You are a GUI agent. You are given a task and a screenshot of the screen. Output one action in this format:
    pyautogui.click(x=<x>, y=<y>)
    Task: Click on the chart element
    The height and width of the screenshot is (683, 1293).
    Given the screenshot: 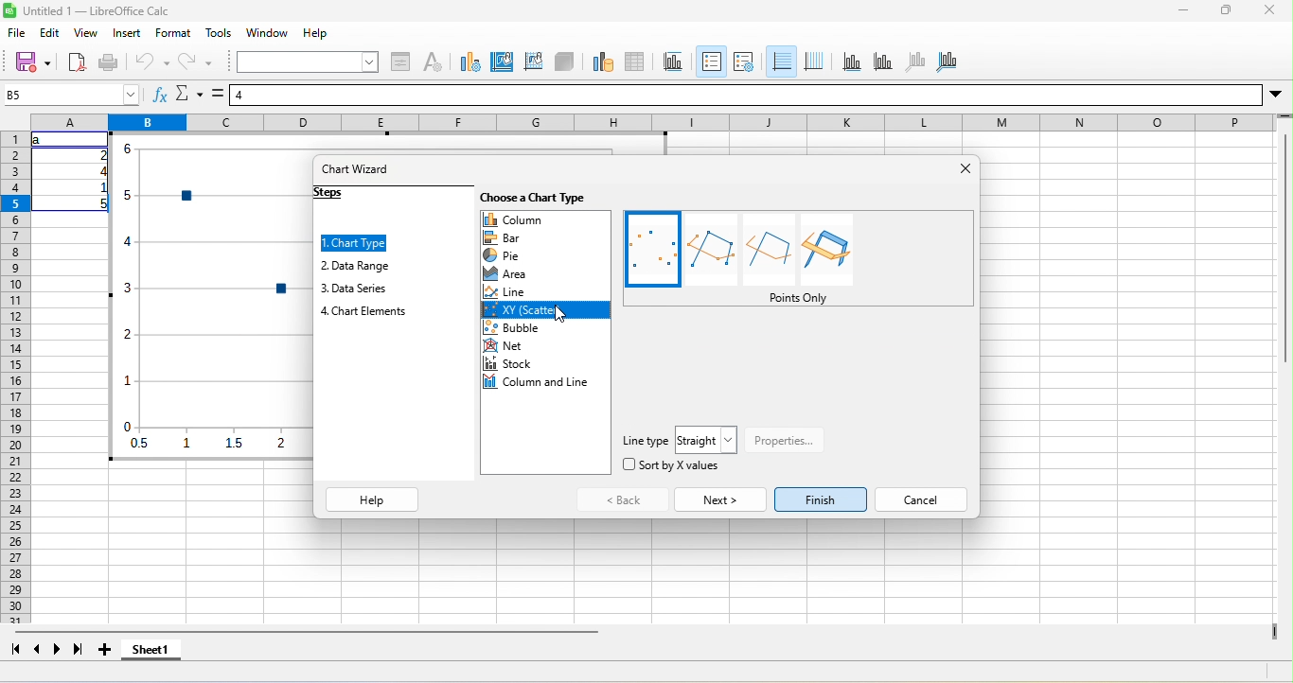 What is the action you would take?
    pyautogui.click(x=364, y=311)
    